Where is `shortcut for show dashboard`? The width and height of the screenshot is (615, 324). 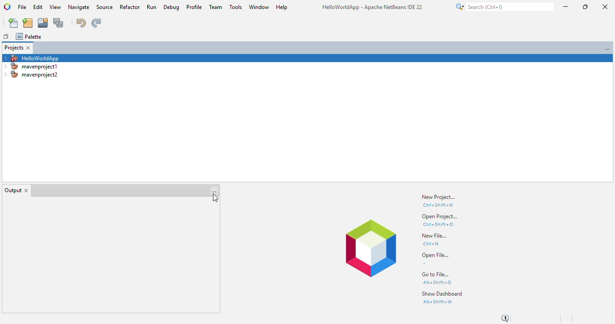 shortcut for show dashboard is located at coordinates (438, 302).